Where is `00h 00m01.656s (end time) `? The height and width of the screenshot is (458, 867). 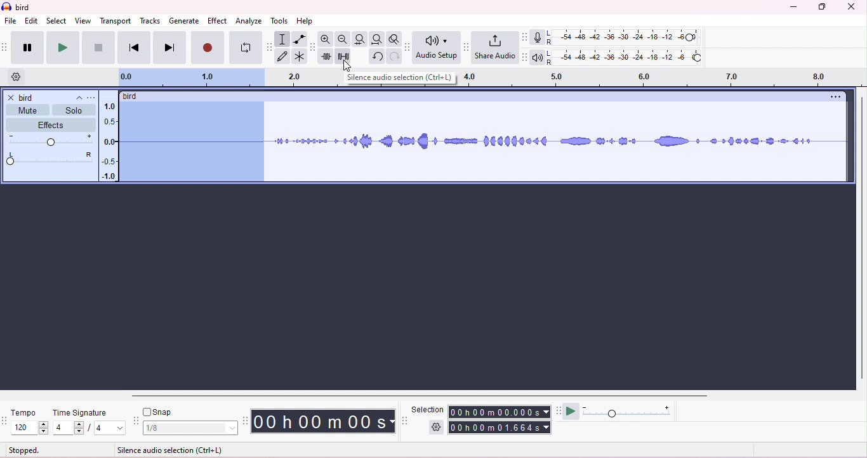
00h 00m01.656s (end time)  is located at coordinates (498, 428).